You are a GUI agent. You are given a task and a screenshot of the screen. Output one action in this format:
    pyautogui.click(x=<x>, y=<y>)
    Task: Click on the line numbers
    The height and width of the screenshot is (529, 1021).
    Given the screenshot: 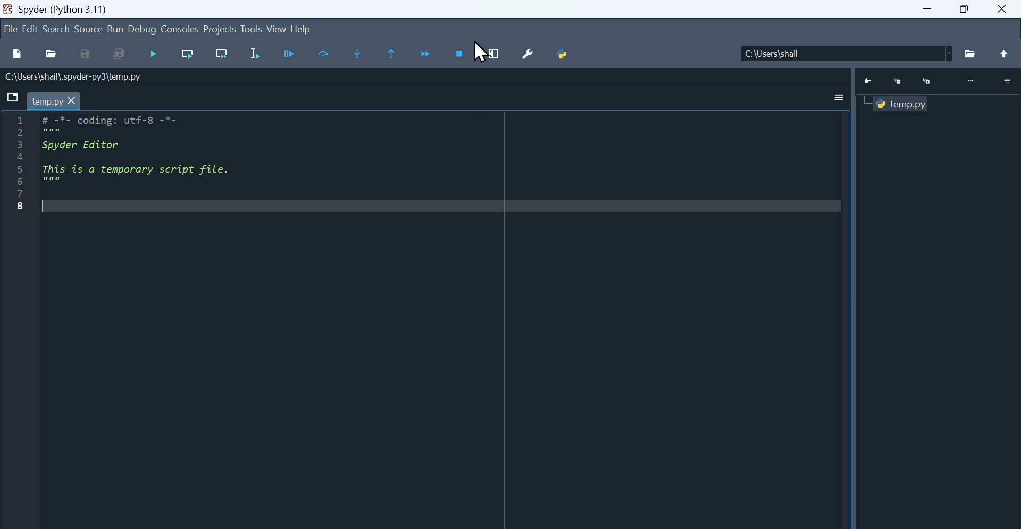 What is the action you would take?
    pyautogui.click(x=20, y=167)
    